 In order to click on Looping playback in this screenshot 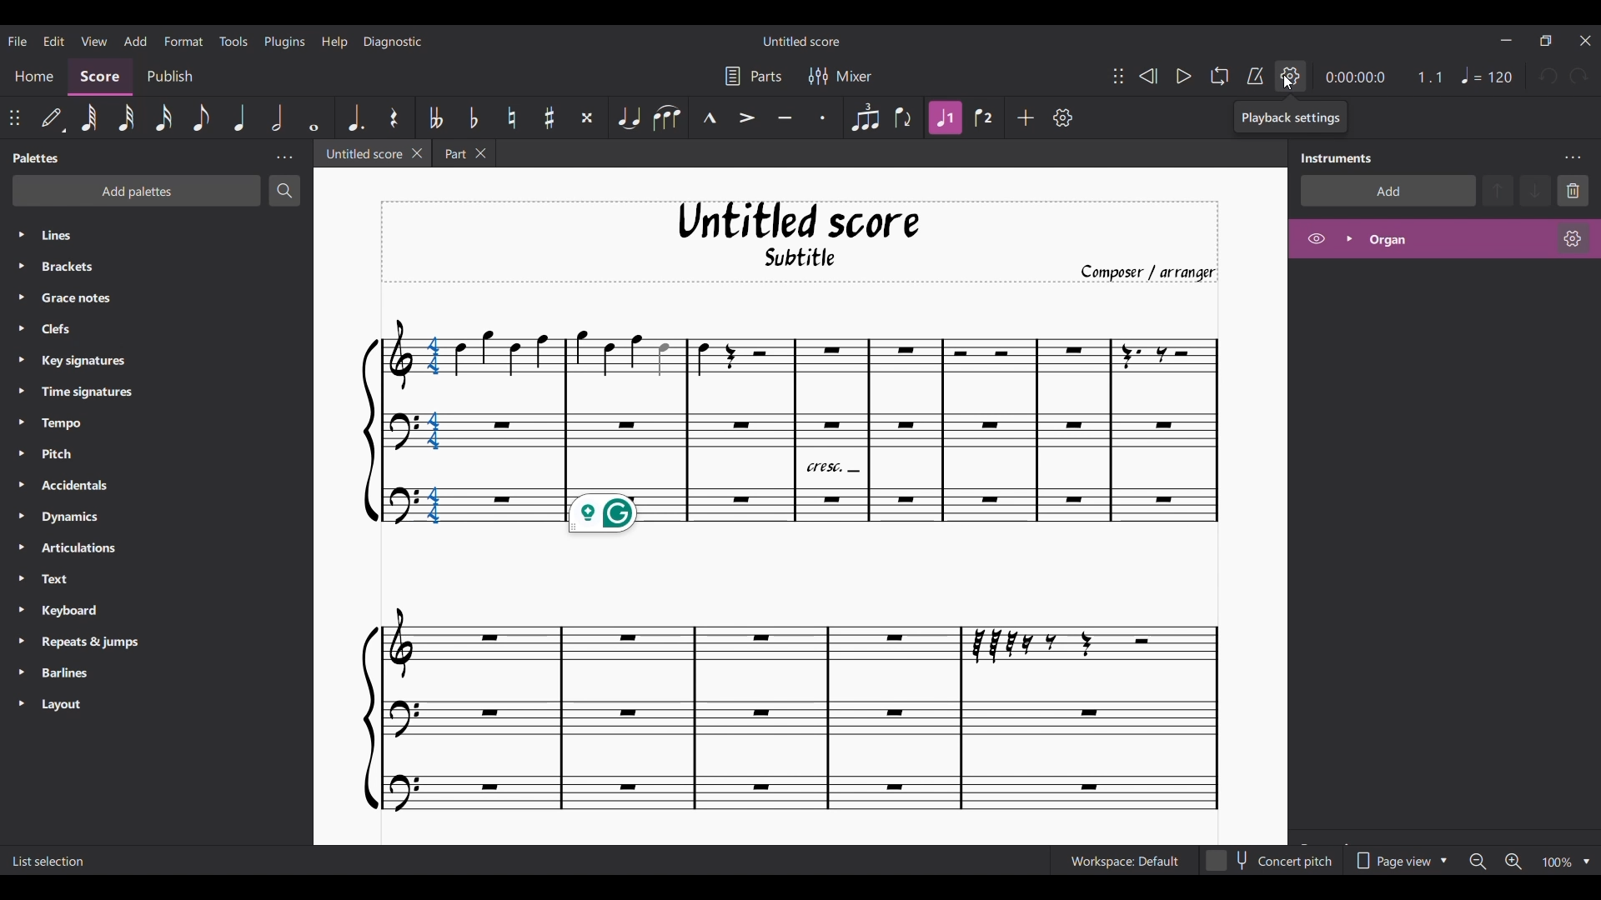, I will do `click(1219, 76)`.